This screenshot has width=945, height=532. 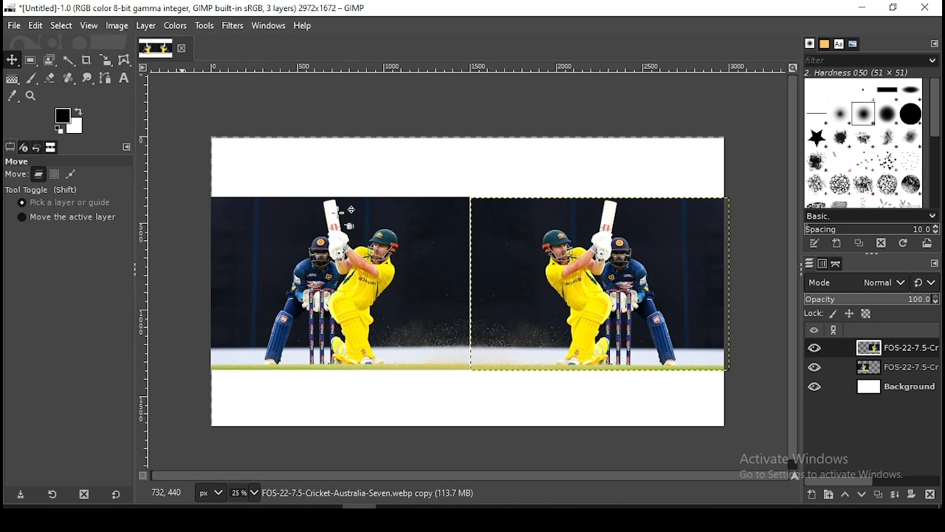 What do you see at coordinates (117, 494) in the screenshot?
I see `restore to defaults` at bounding box center [117, 494].